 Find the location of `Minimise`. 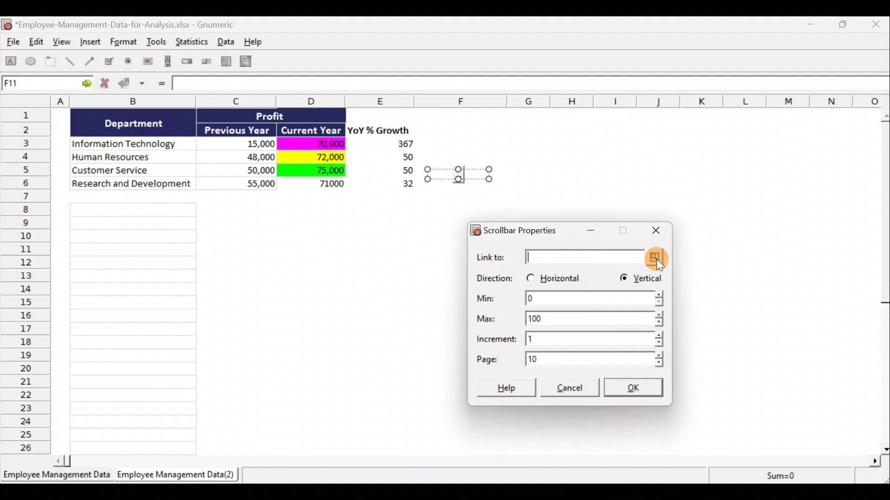

Minimise is located at coordinates (593, 233).